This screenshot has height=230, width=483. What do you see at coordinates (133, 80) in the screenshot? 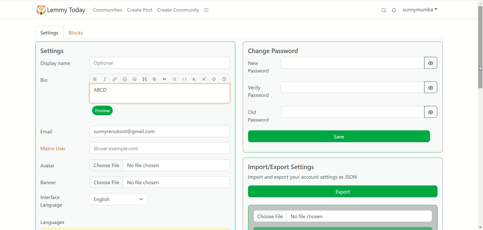
I see `image` at bounding box center [133, 80].